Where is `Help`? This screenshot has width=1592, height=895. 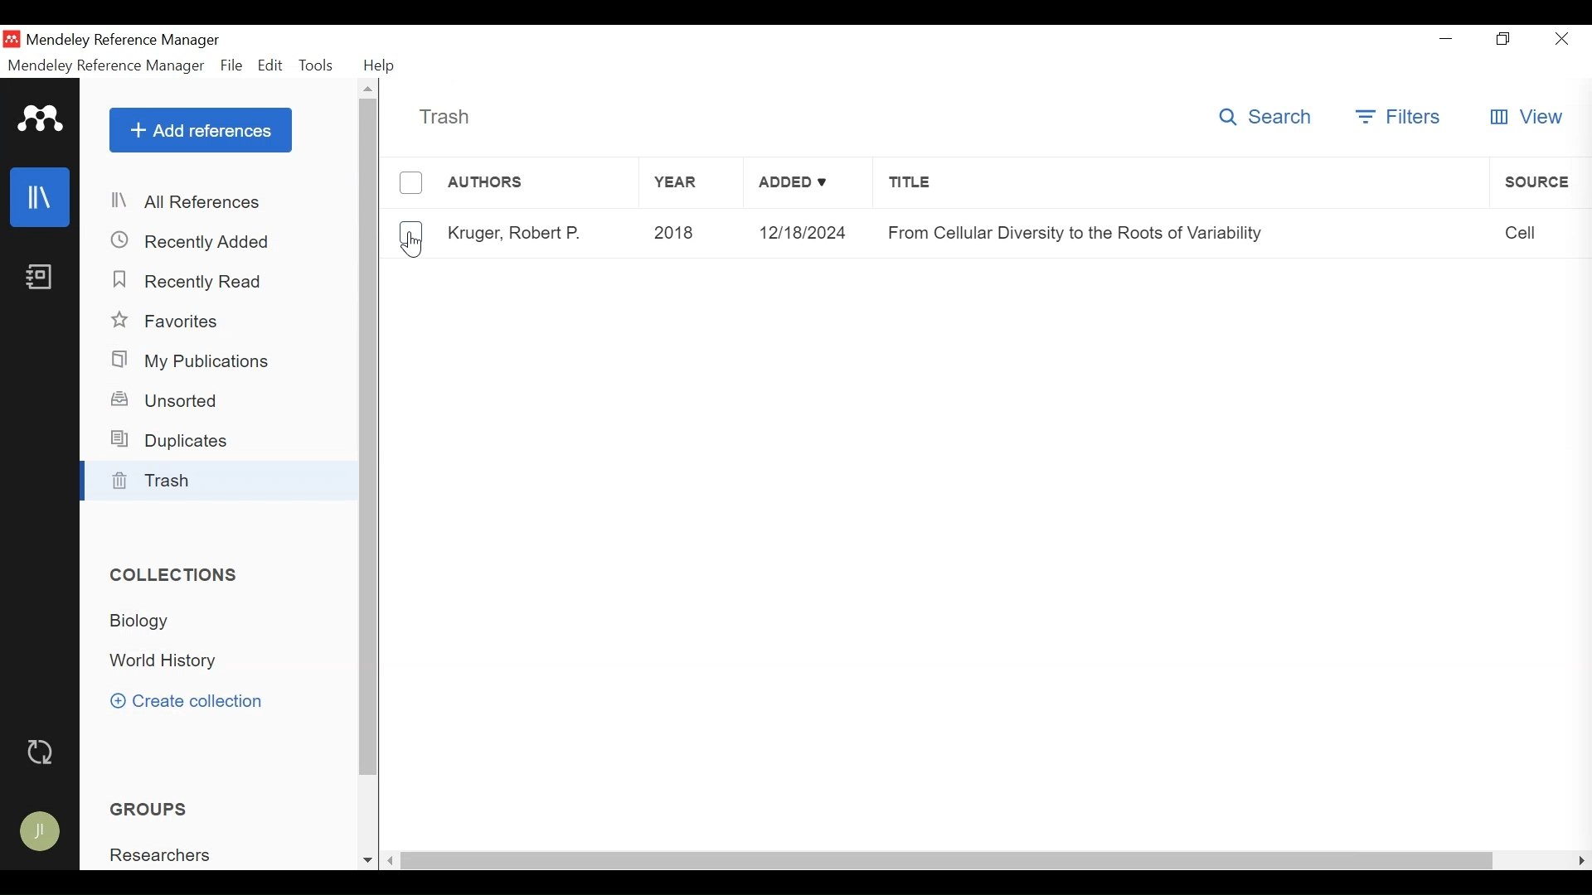
Help is located at coordinates (377, 65).